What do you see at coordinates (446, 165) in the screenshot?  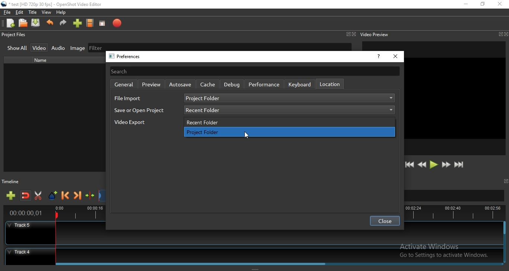 I see `Fast forward` at bounding box center [446, 165].